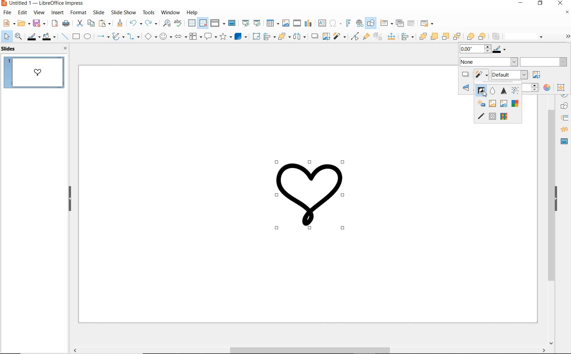 This screenshot has height=354, width=571. What do you see at coordinates (283, 37) in the screenshot?
I see `arrange` at bounding box center [283, 37].